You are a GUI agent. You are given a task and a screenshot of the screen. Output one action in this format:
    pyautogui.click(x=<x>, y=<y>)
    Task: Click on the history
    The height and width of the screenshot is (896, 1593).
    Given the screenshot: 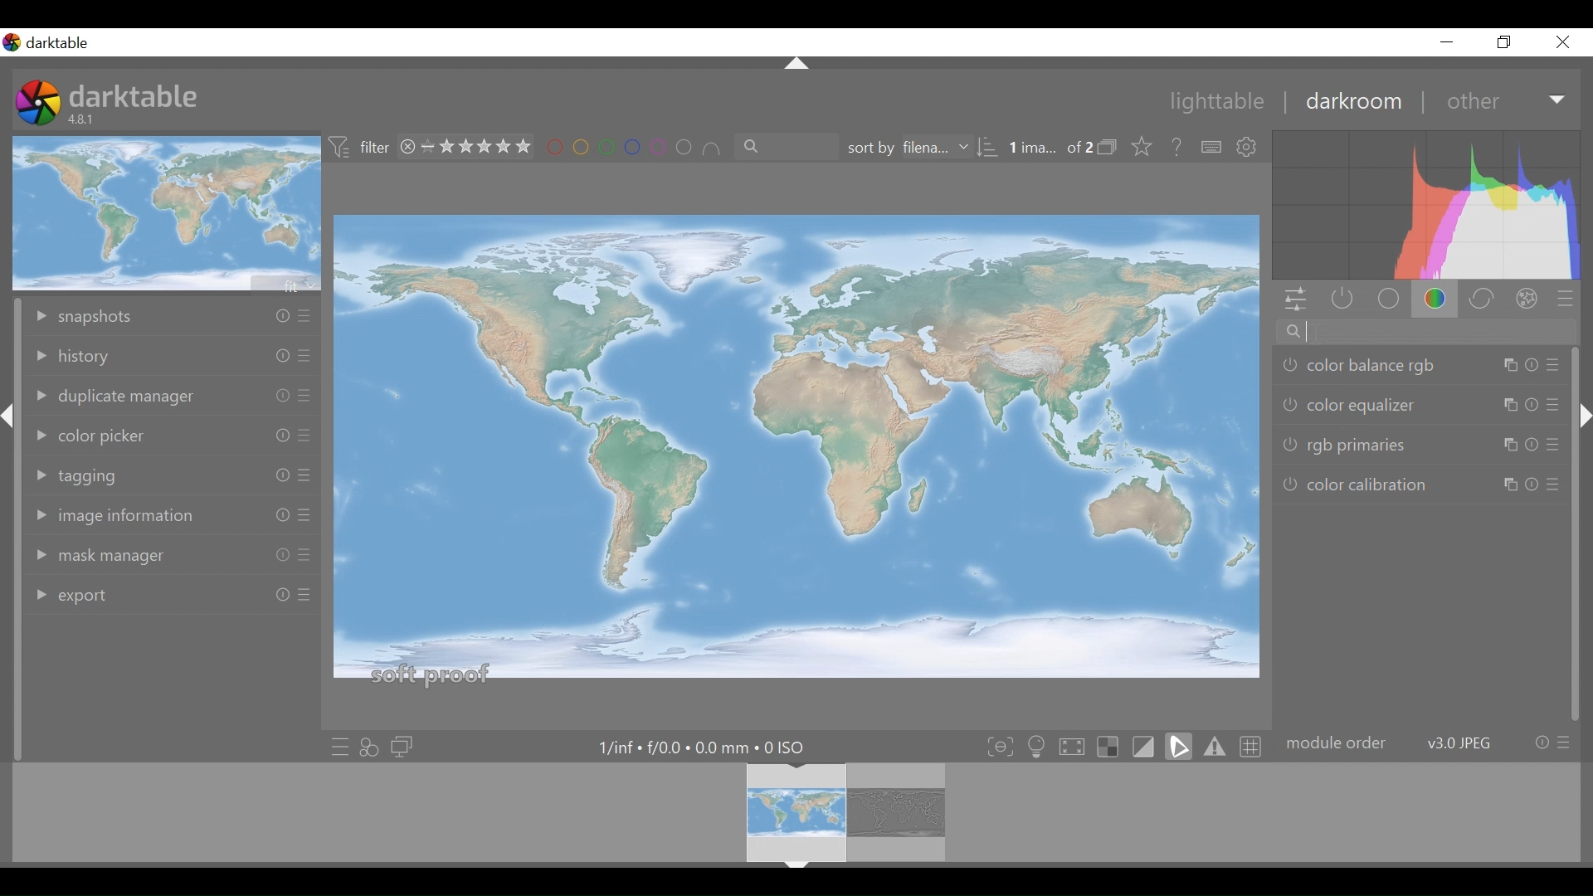 What is the action you would take?
    pyautogui.click(x=172, y=357)
    